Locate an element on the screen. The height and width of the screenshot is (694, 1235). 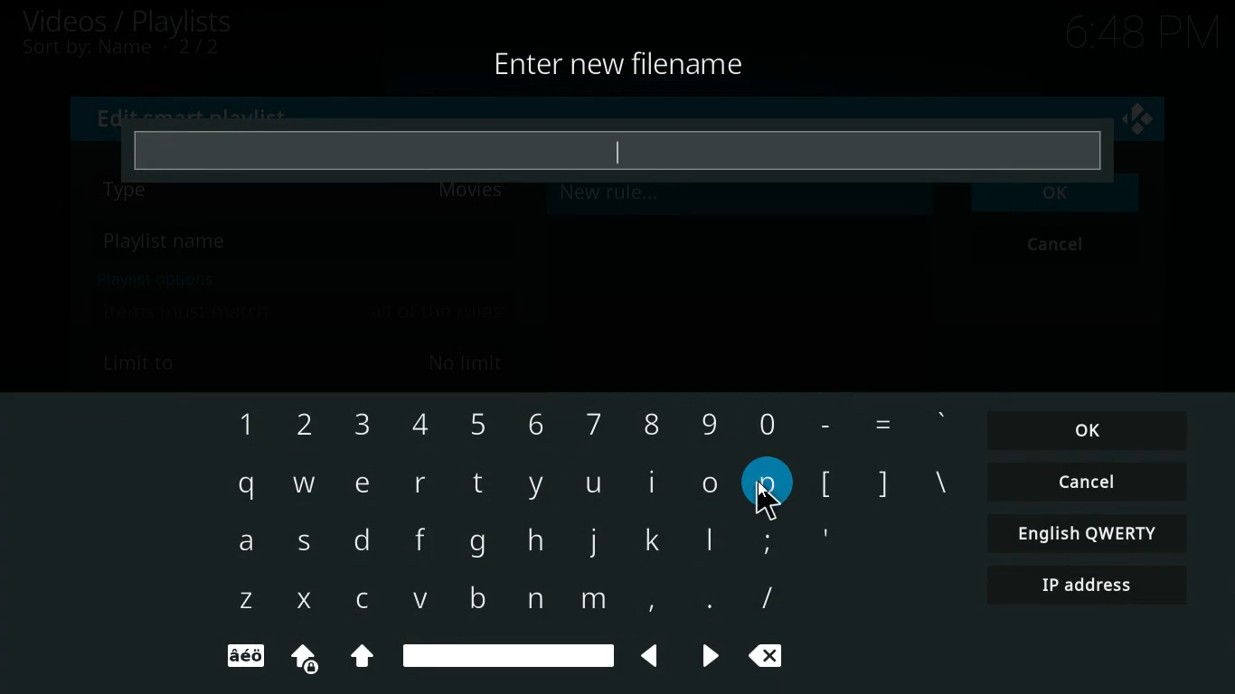
4 is located at coordinates (414, 426).